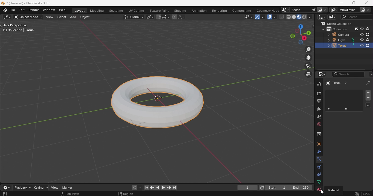 This screenshot has width=373, height=196. I want to click on View layer, so click(347, 10).